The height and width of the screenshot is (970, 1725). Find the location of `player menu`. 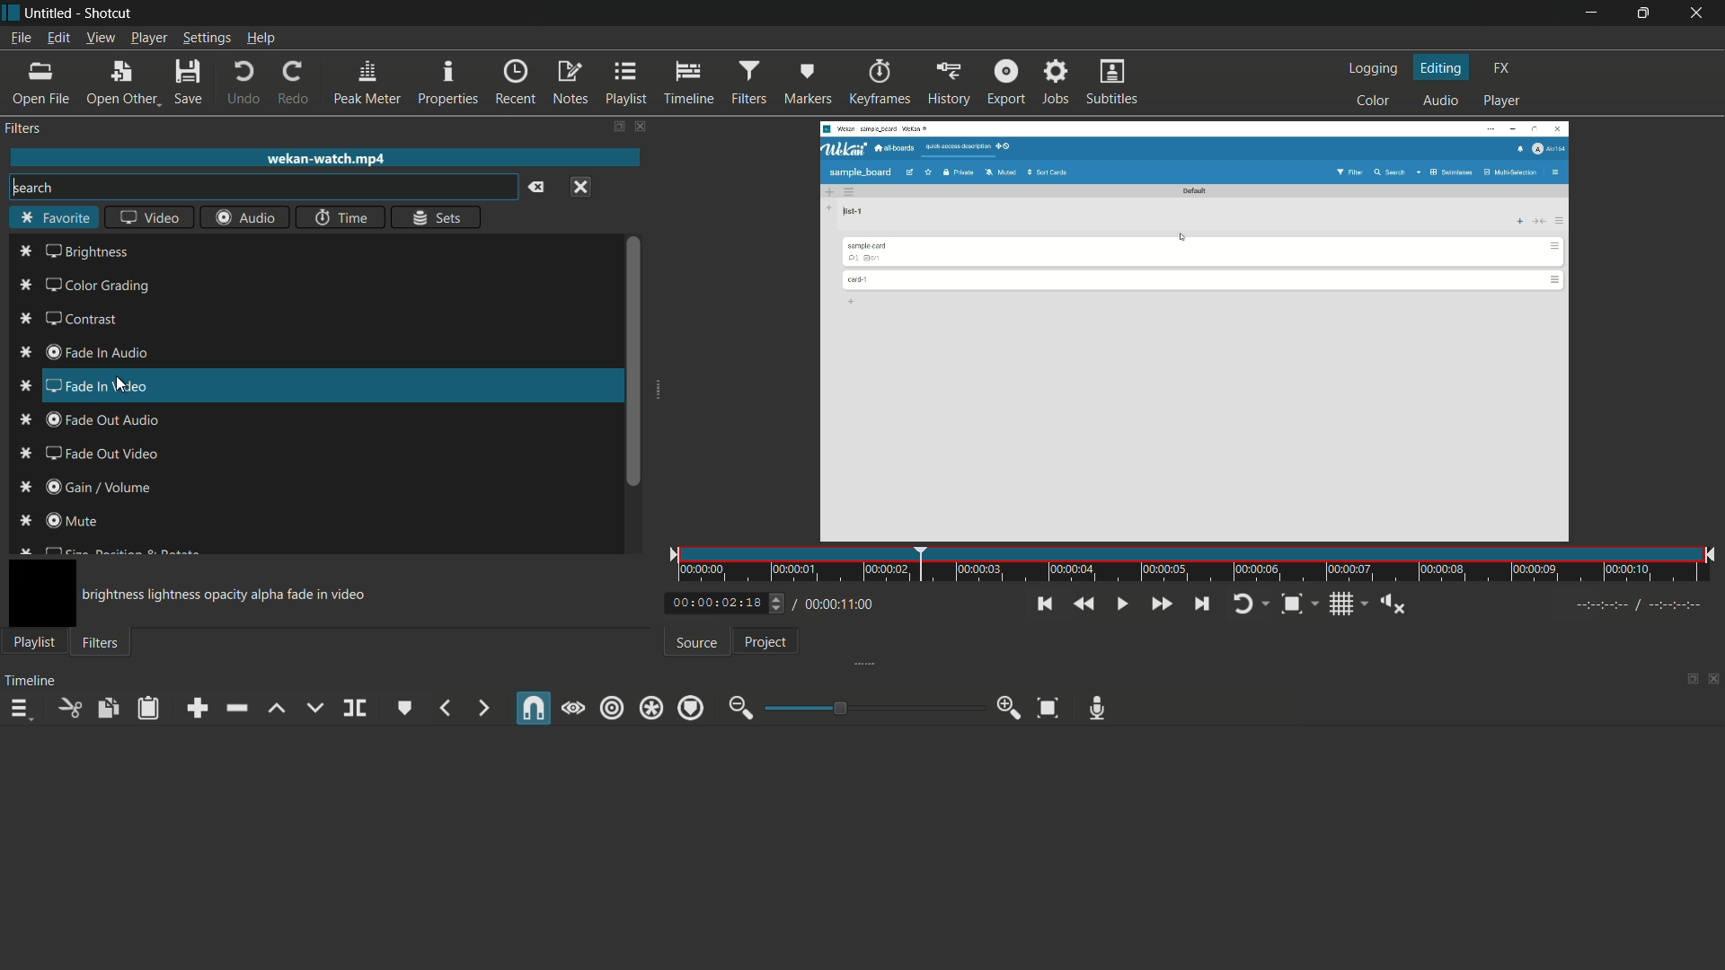

player menu is located at coordinates (150, 38).